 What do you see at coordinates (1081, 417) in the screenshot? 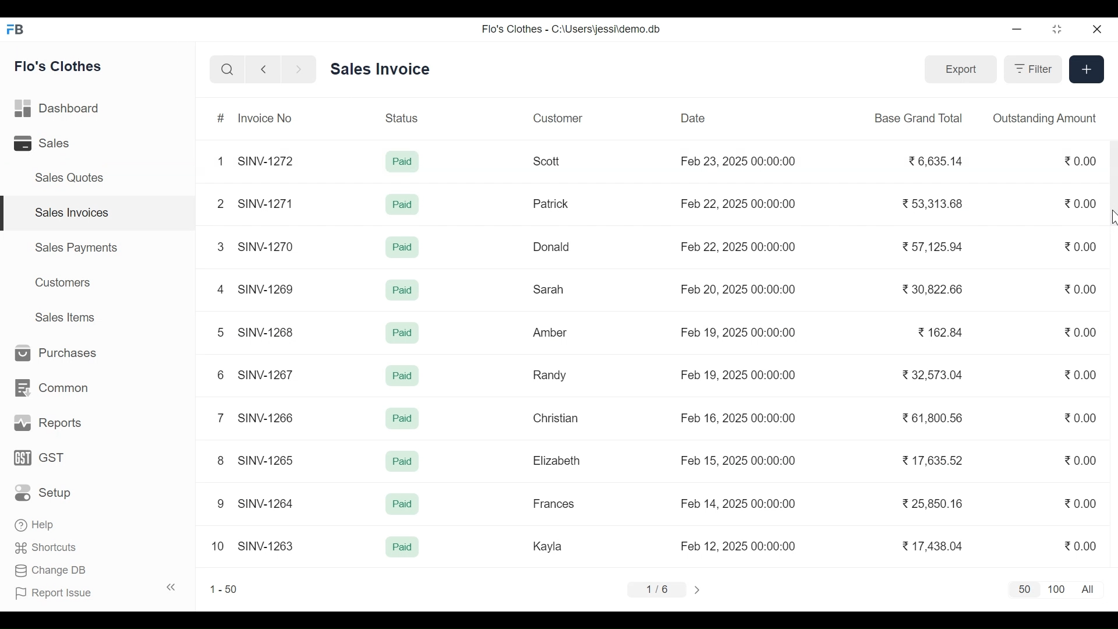
I see `0.00` at bounding box center [1081, 417].